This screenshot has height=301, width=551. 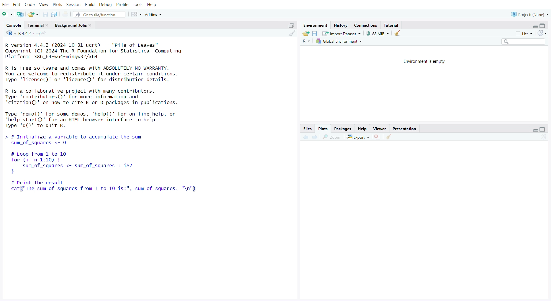 I want to click on refresh list, so click(x=542, y=33).